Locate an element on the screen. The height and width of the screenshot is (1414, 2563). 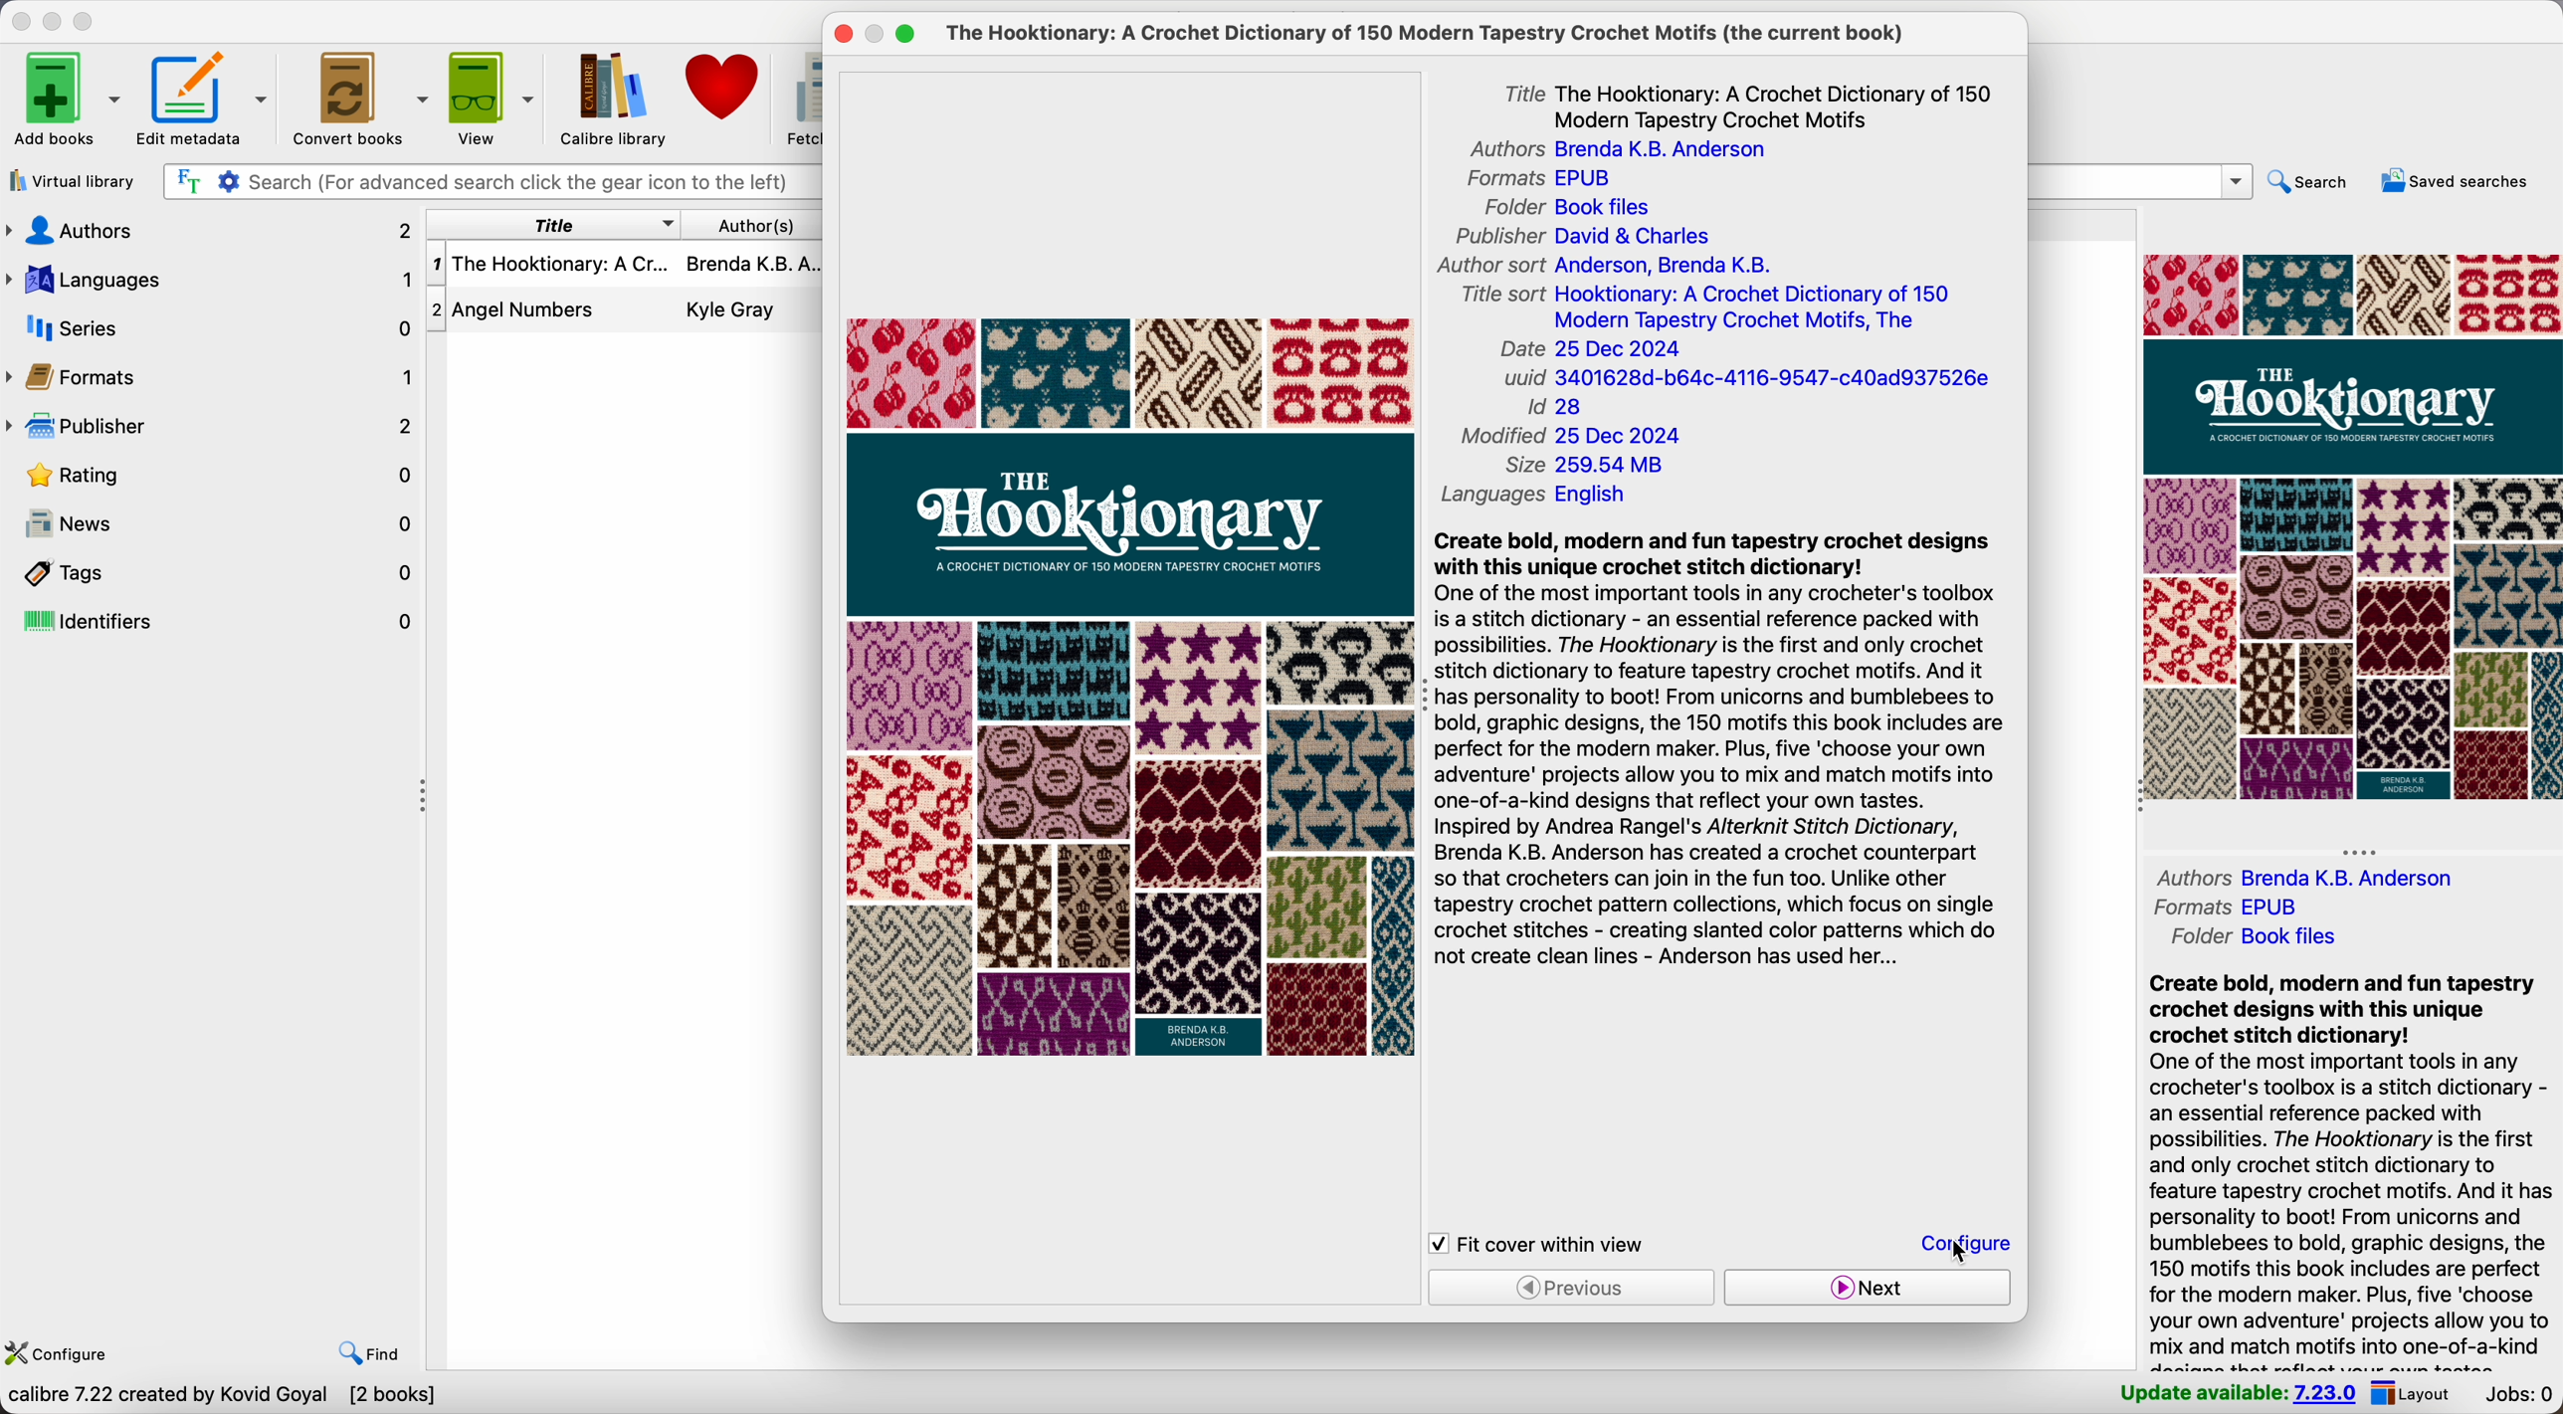
formats is located at coordinates (2224, 905).